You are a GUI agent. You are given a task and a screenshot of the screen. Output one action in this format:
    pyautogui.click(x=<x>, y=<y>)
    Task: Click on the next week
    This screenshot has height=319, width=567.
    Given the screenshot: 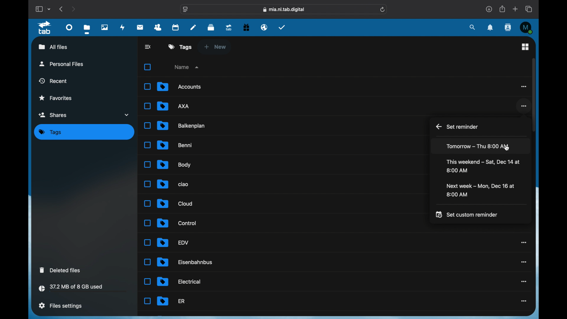 What is the action you would take?
    pyautogui.click(x=480, y=190)
    